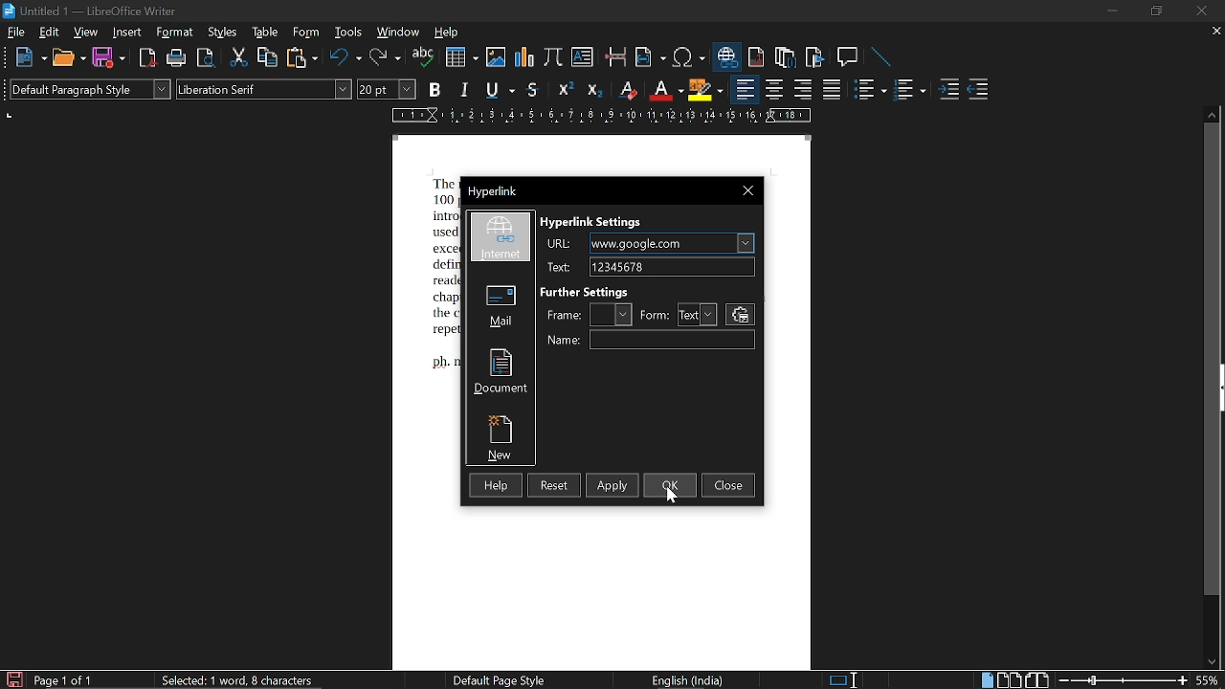  Describe the element at coordinates (347, 33) in the screenshot. I see `tools` at that location.